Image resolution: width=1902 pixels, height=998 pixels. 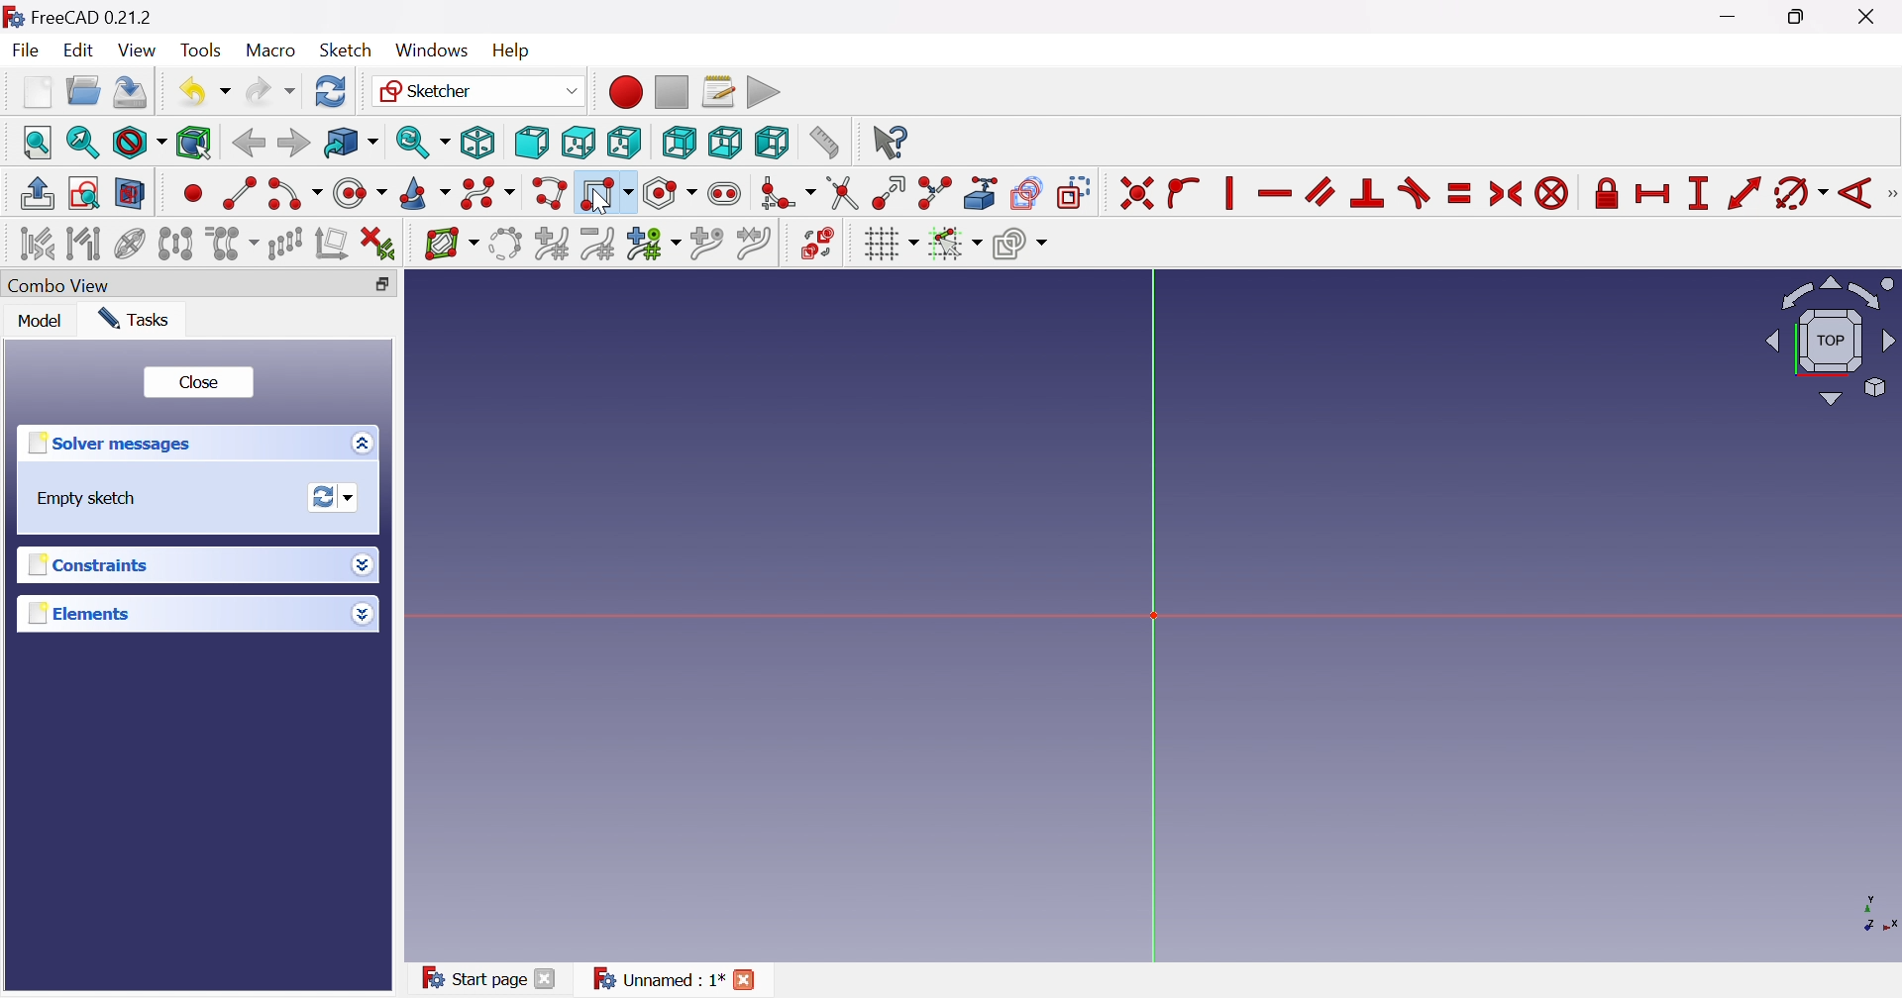 I want to click on Empty sketch, so click(x=81, y=499).